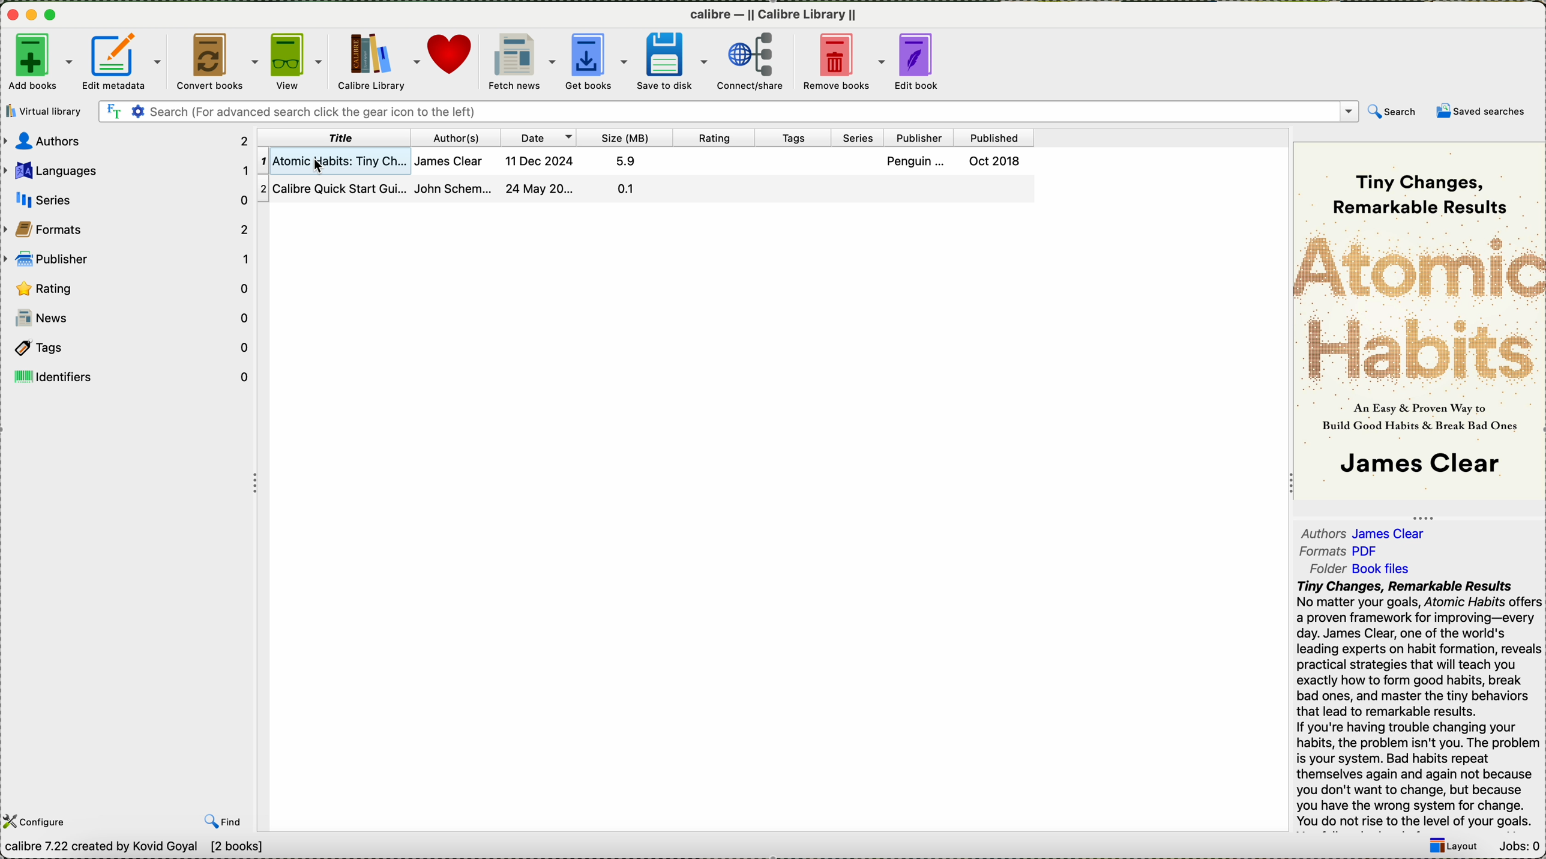 Image resolution: width=1546 pixels, height=859 pixels. Describe the element at coordinates (1342, 550) in the screenshot. I see `formats pdf` at that location.